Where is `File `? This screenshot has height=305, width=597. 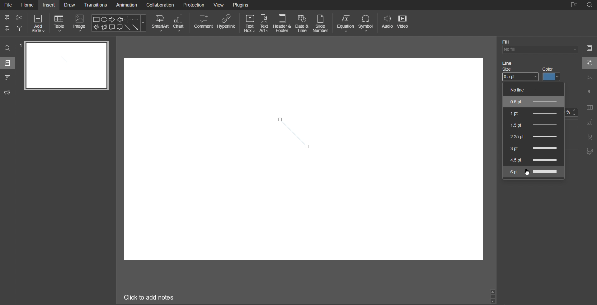 File  is located at coordinates (9, 6).